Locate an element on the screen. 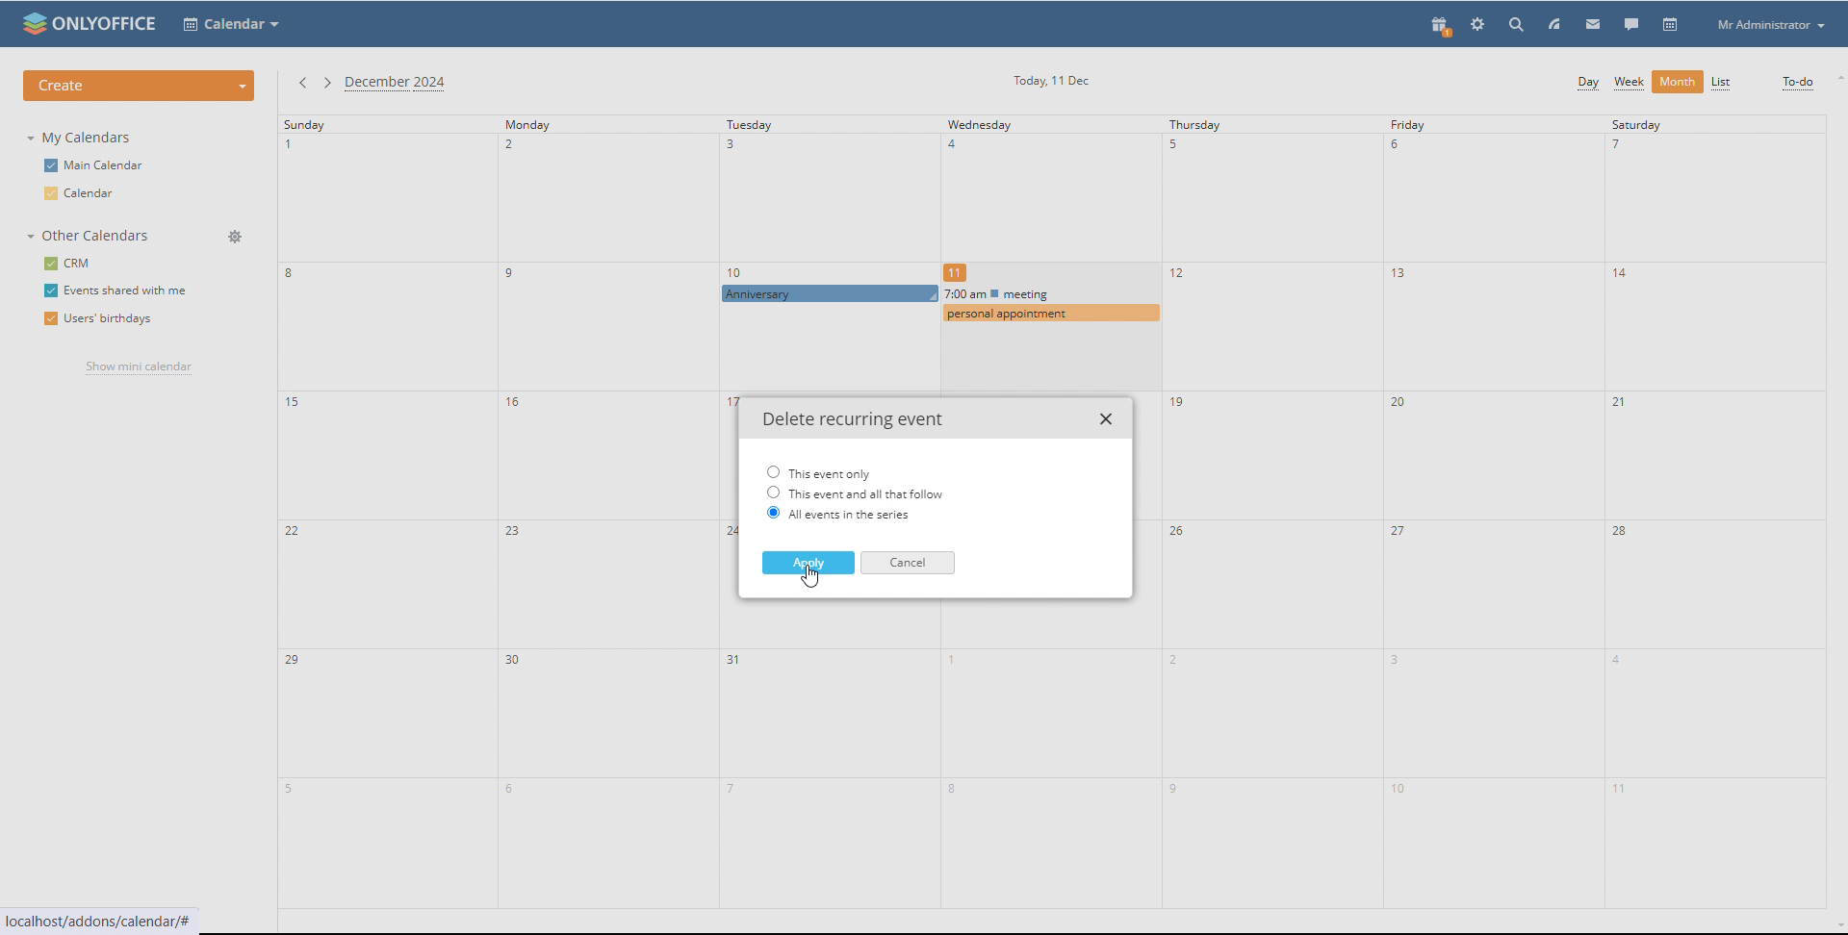 The height and width of the screenshot is (935, 1848). all events in the series is located at coordinates (838, 515).